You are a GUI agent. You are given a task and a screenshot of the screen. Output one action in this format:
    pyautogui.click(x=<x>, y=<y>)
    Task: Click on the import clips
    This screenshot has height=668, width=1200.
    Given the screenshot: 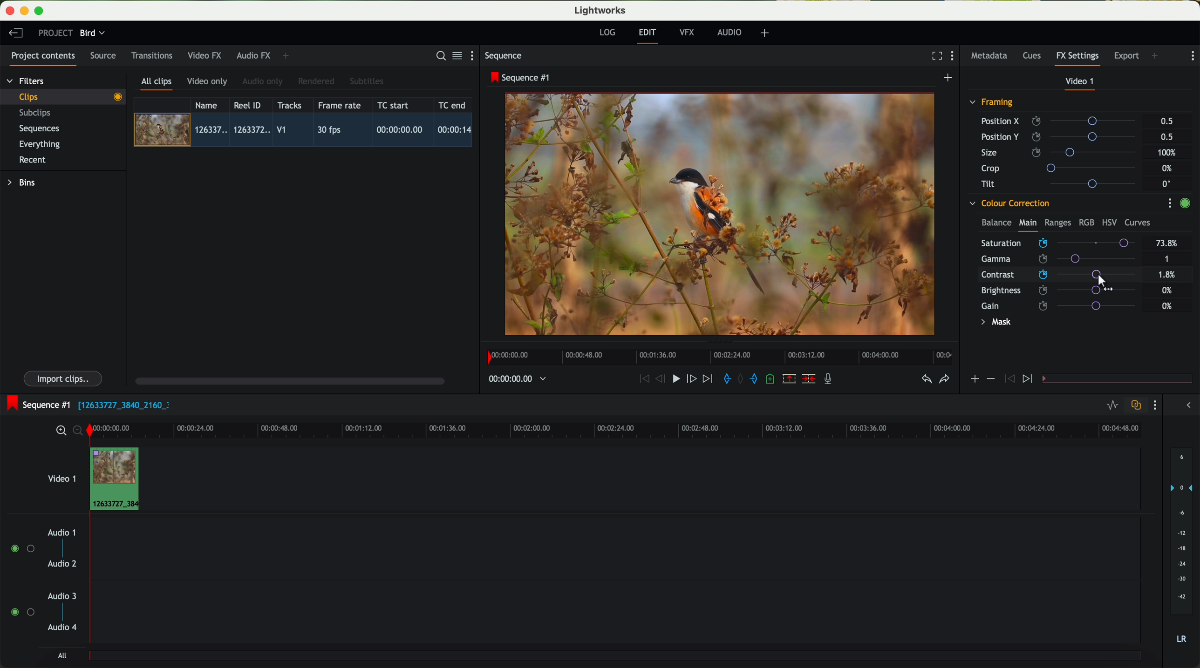 What is the action you would take?
    pyautogui.click(x=64, y=378)
    